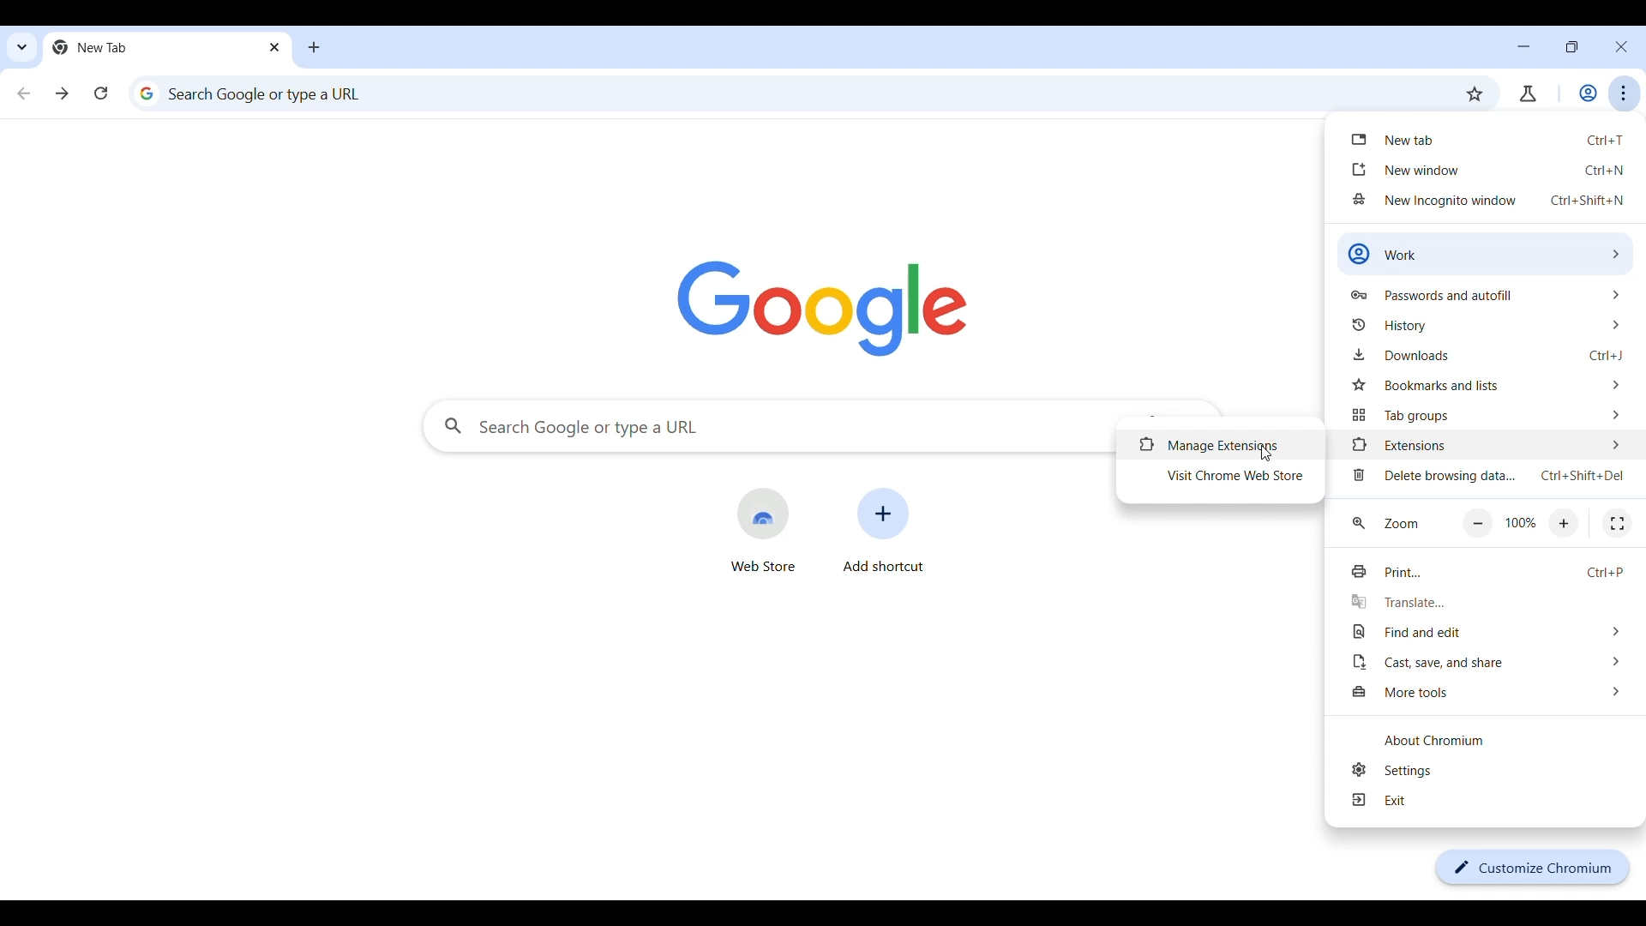 The image size is (1646, 926). Describe the element at coordinates (762, 530) in the screenshot. I see `Open Google webstore` at that location.